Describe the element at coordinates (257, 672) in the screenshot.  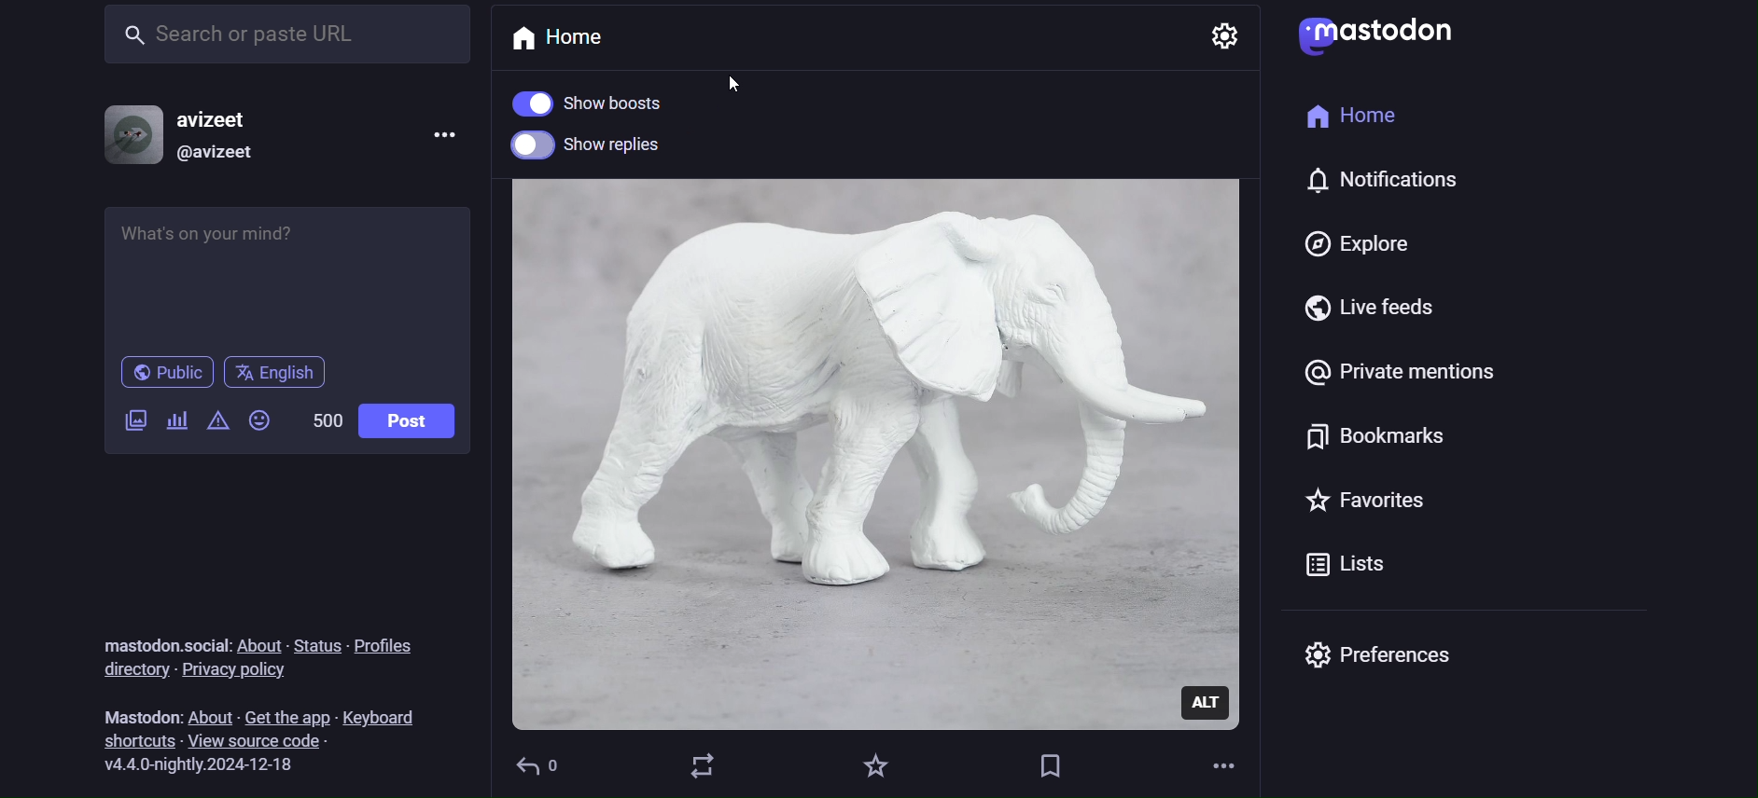
I see `privacy policy` at that location.